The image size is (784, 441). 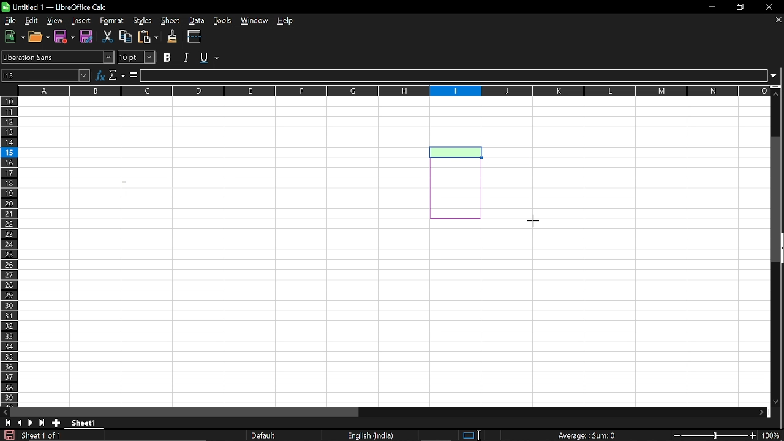 I want to click on Columns, so click(x=393, y=91).